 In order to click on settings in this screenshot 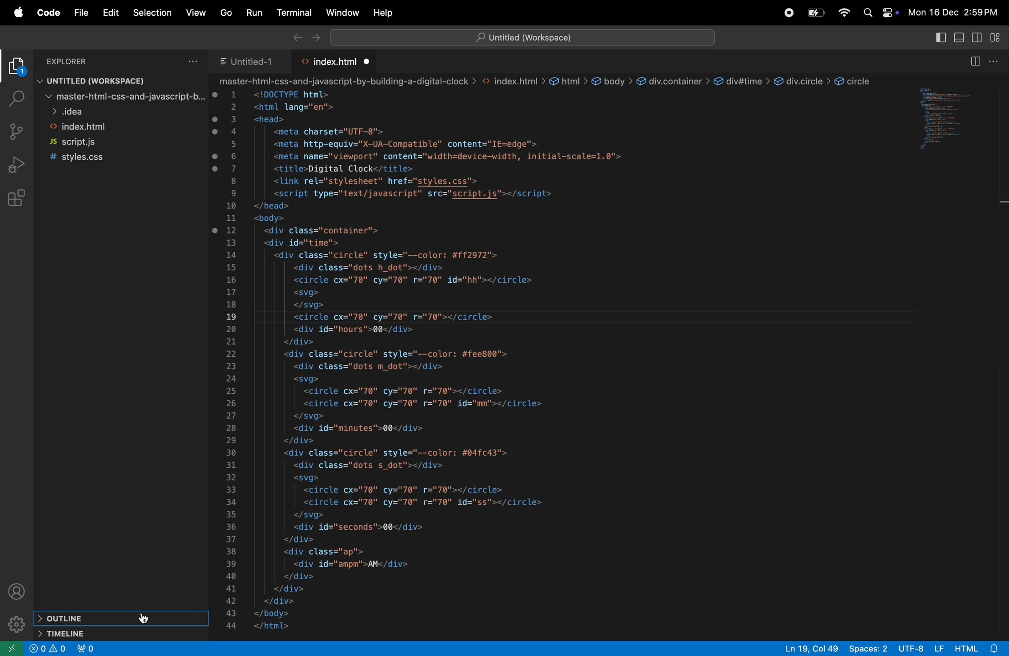, I will do `click(14, 626)`.